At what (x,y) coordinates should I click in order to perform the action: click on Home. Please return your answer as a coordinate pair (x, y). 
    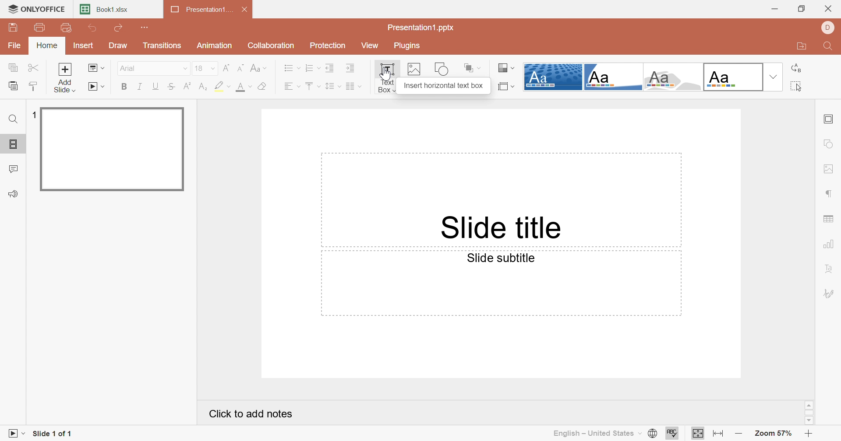
    Looking at the image, I should click on (48, 45).